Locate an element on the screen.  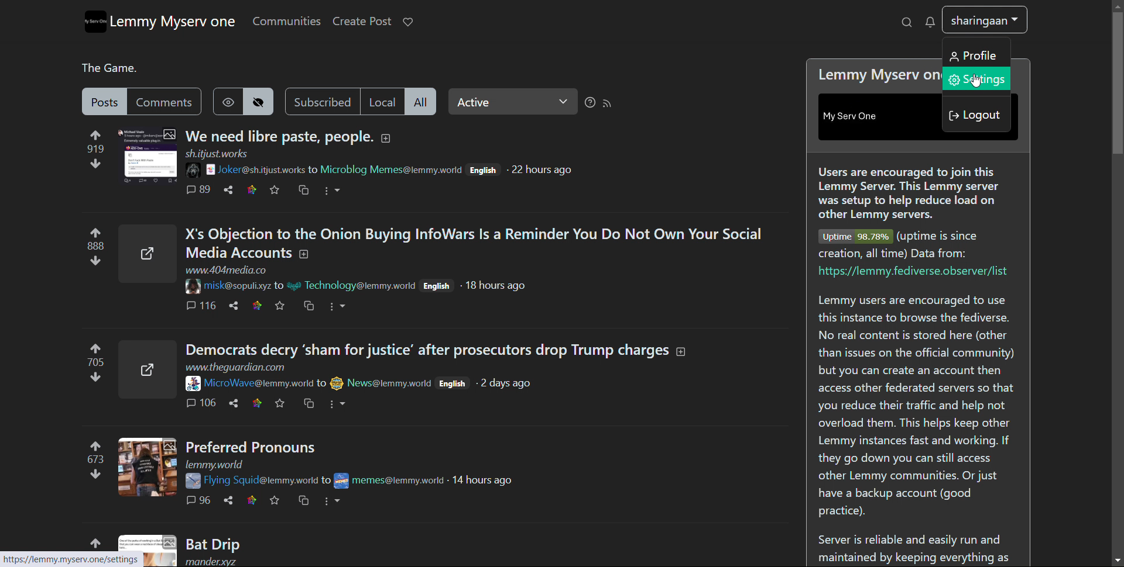
X's Objection to the Onion Buying InfoWars Is a Reminder You Do Not Own Your Social Media Accounts is located at coordinates (482, 242).